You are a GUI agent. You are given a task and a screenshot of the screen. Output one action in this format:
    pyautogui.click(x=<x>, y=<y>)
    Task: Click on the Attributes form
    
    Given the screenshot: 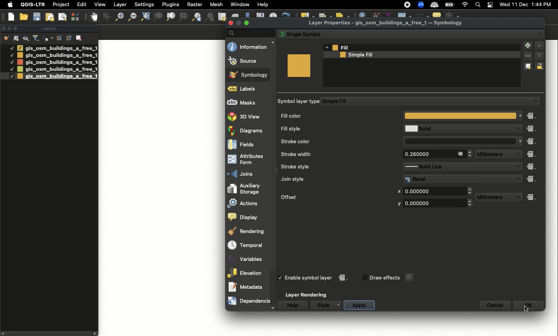 What is the action you would take?
    pyautogui.click(x=248, y=160)
    